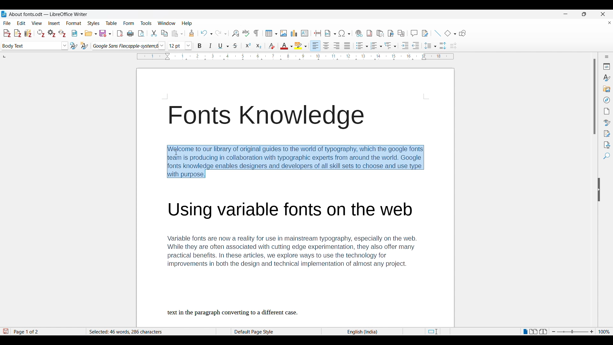 The image size is (613, 345). I want to click on Manage changes, so click(607, 134).